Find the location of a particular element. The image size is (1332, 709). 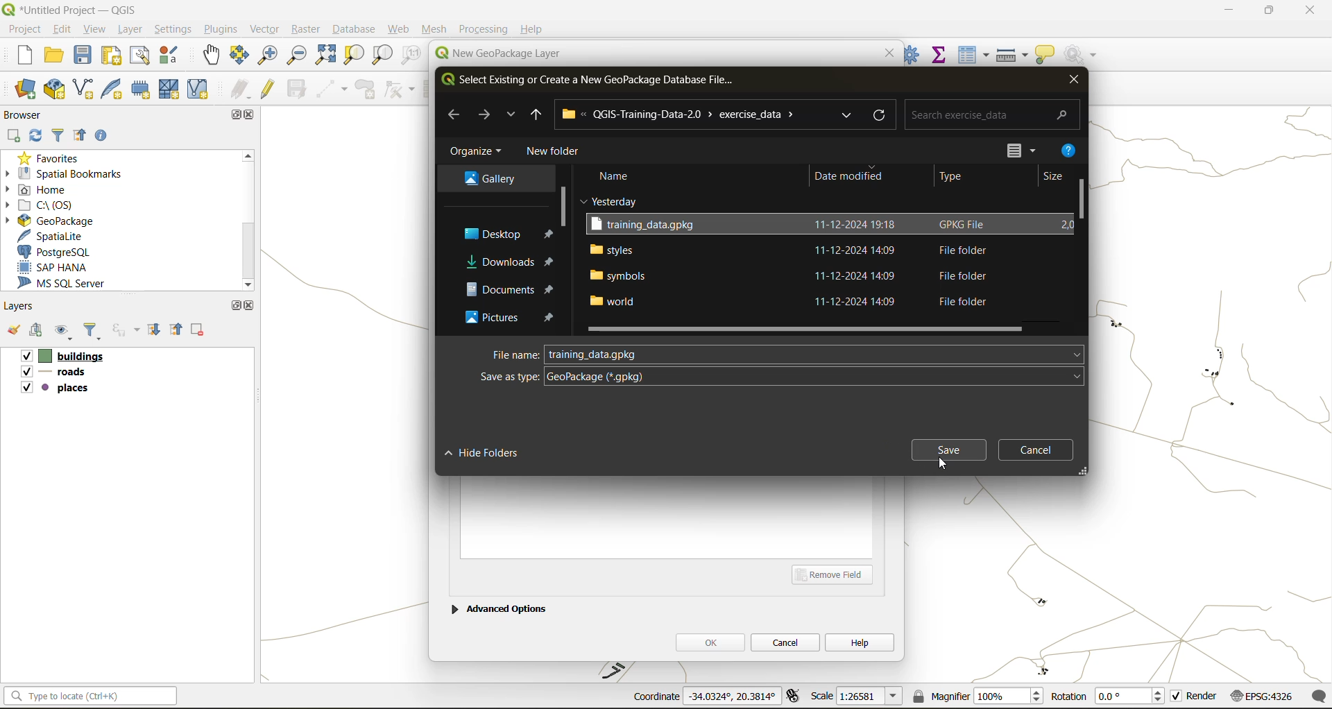

statistical summary is located at coordinates (940, 53).